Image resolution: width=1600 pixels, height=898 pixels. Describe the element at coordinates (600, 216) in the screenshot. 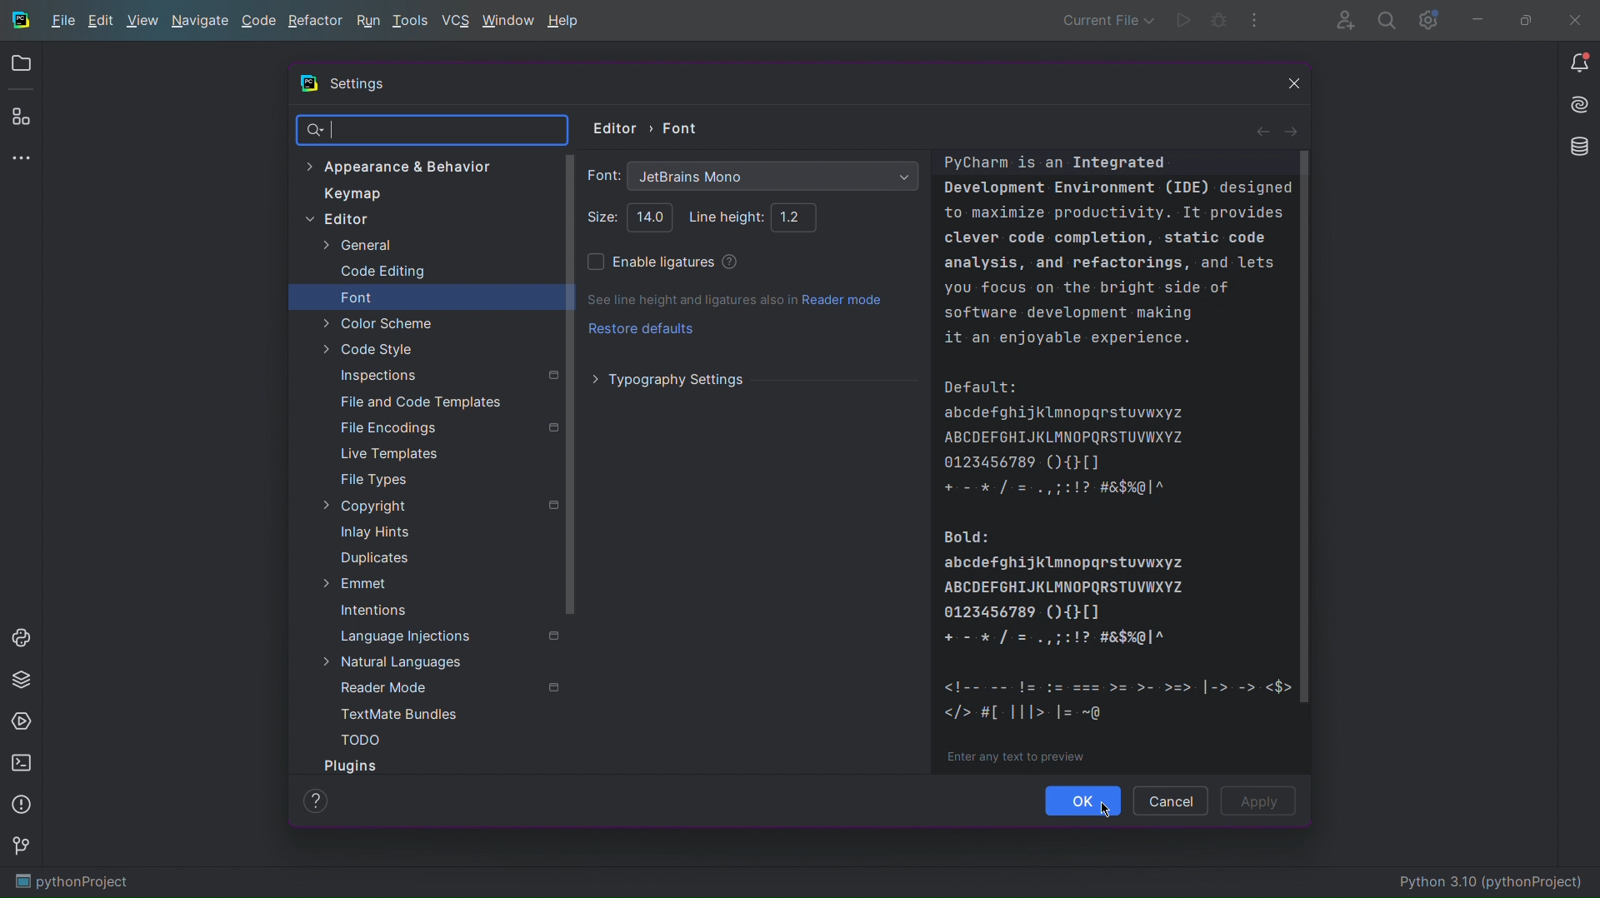

I see `Size` at that location.